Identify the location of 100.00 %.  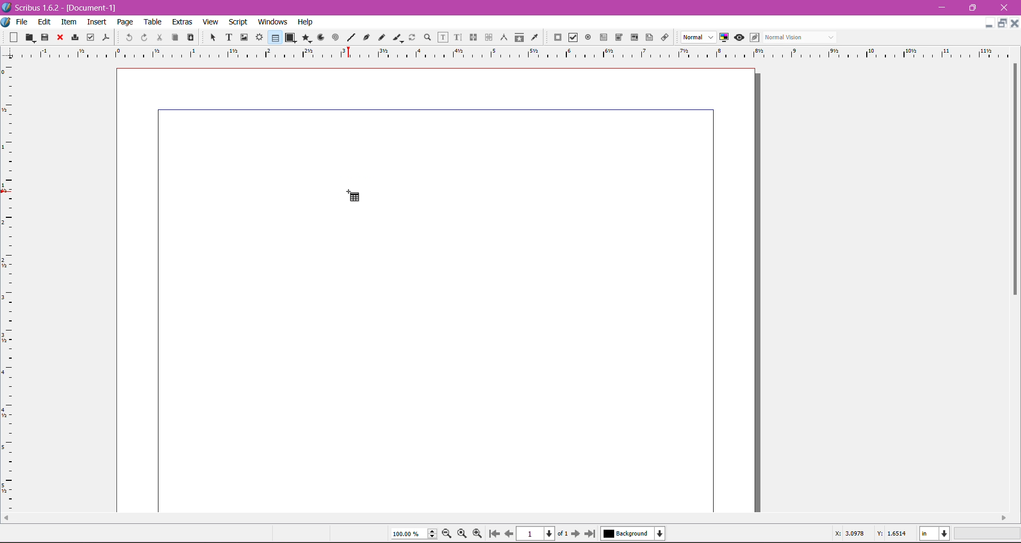
(414, 534).